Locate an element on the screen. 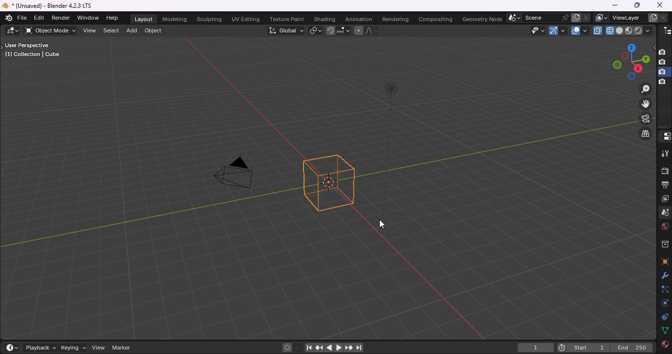 The height and width of the screenshot is (354, 672). rendering is located at coordinates (397, 20).